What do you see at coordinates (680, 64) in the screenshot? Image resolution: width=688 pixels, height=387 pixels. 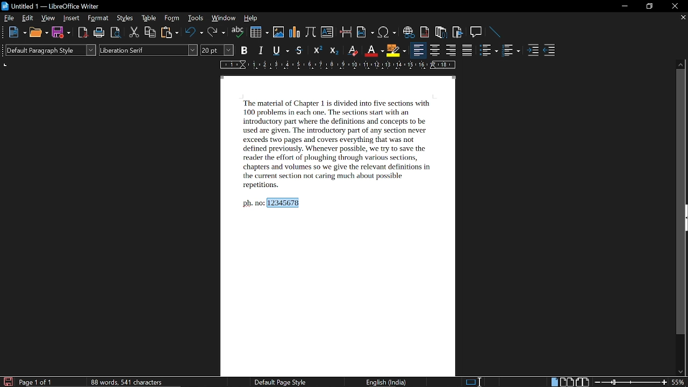 I see `move up` at bounding box center [680, 64].